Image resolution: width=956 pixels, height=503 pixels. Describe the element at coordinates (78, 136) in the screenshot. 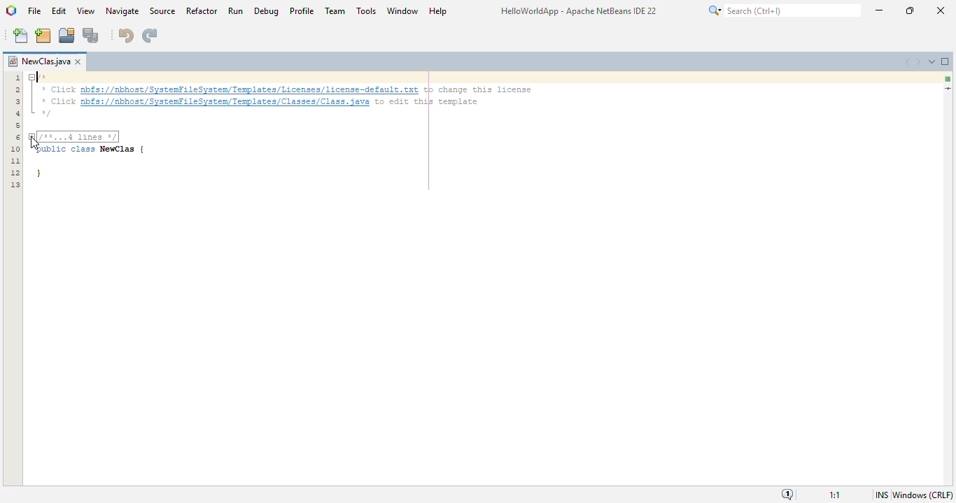

I see `/**... 4 lines */` at that location.